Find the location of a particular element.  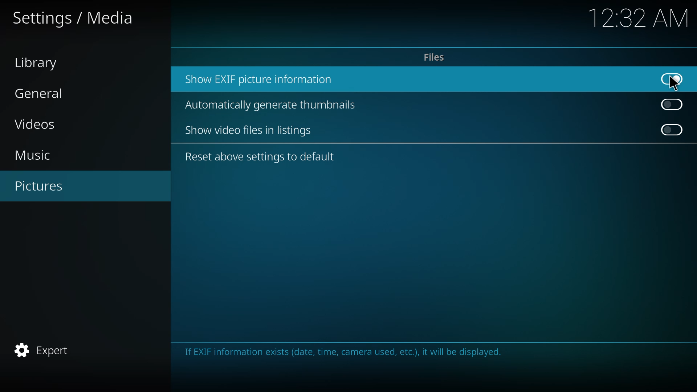

videos is located at coordinates (38, 123).